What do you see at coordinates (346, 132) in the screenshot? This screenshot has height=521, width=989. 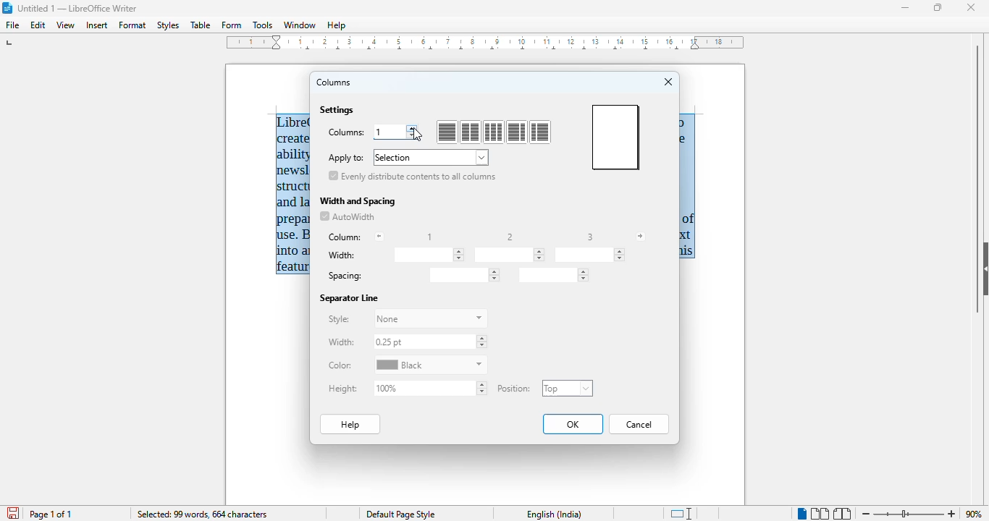 I see `columns: ` at bounding box center [346, 132].